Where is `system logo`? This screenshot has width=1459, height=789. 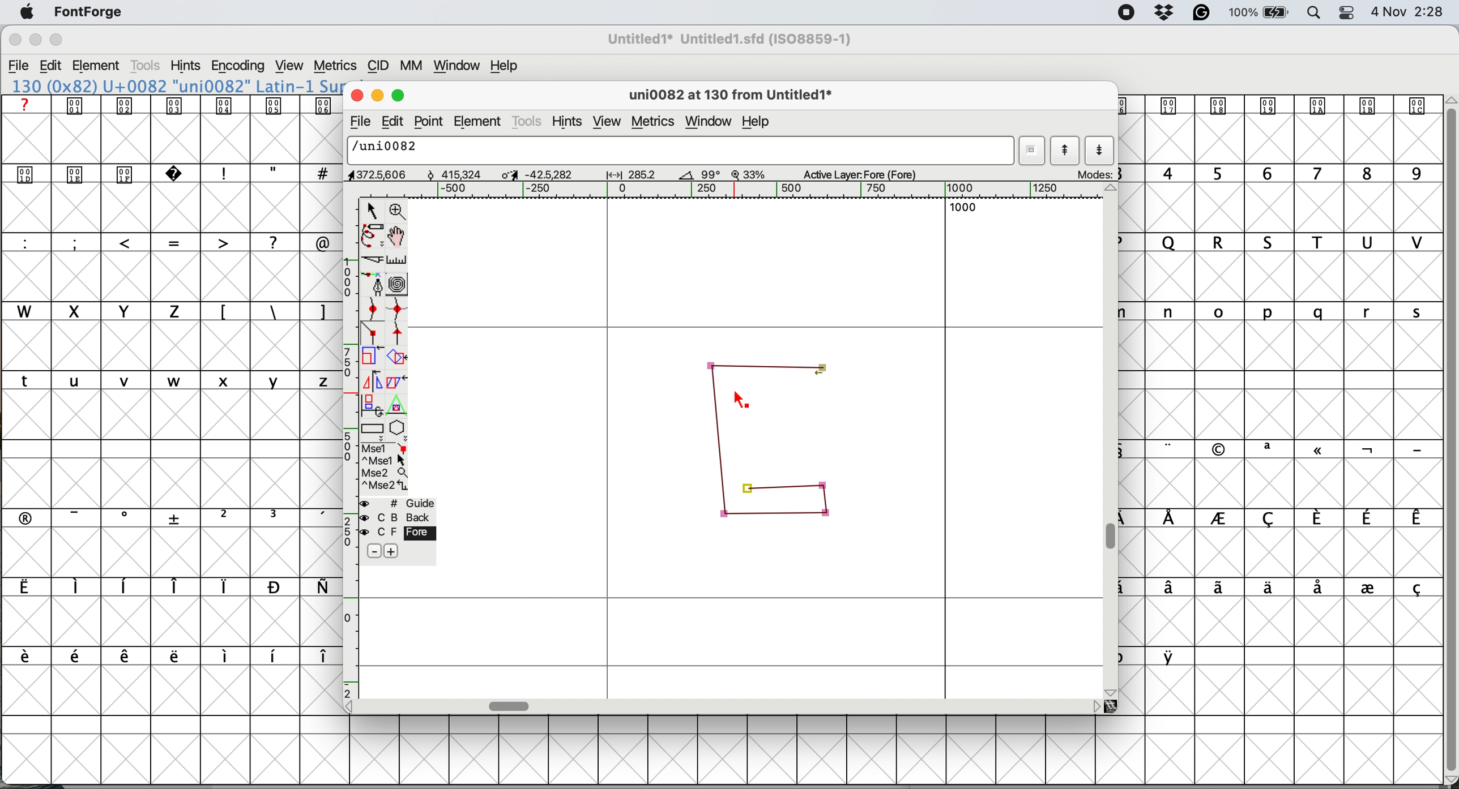
system logo is located at coordinates (27, 13).